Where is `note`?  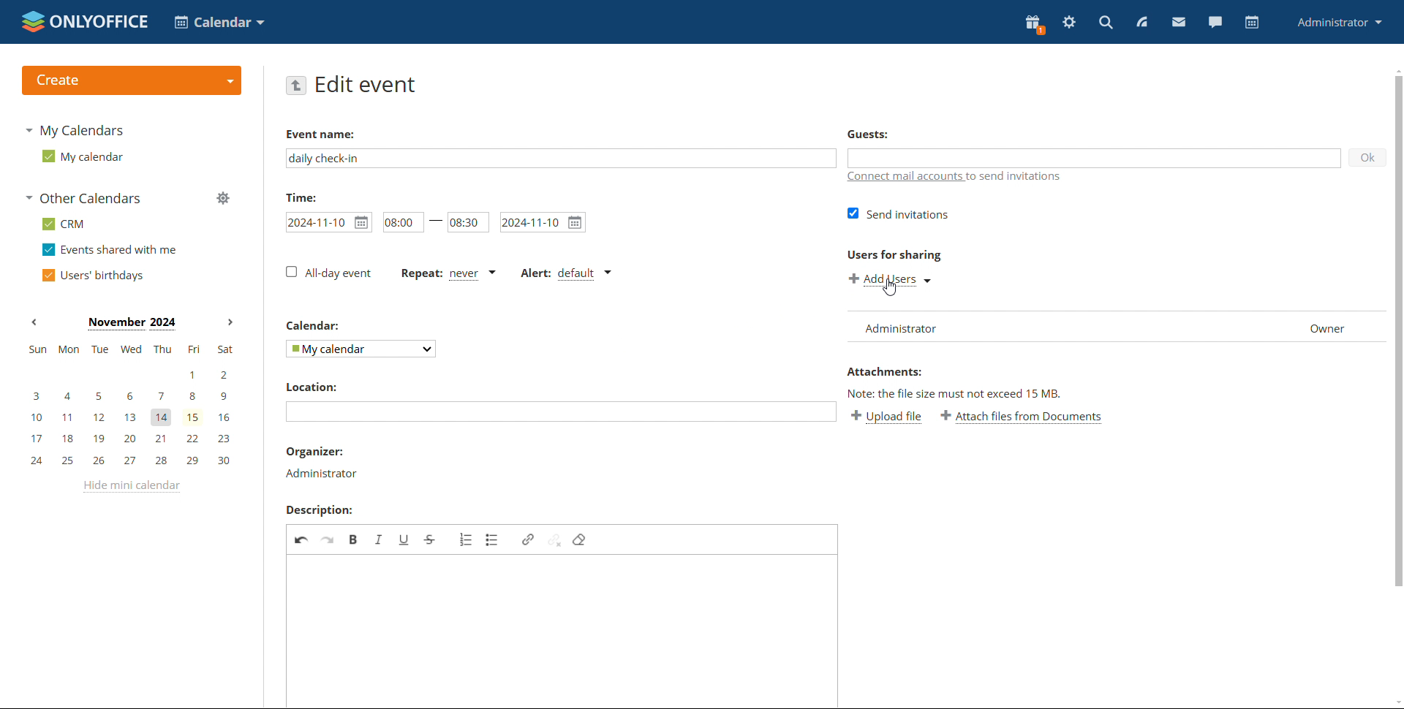 note is located at coordinates (960, 391).